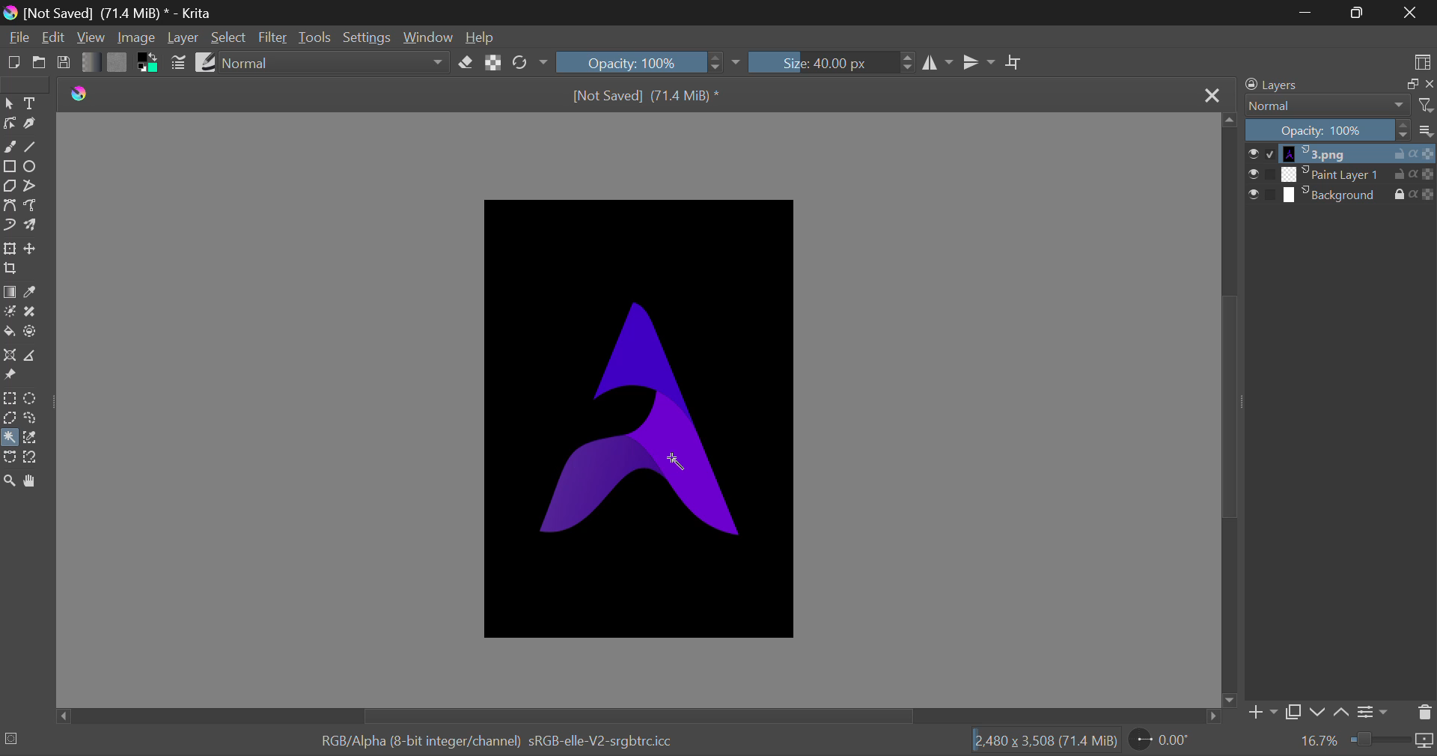  What do you see at coordinates (1048, 742) in the screenshot?
I see `[2.480 x 3,508 (71.4 MiB)` at bounding box center [1048, 742].